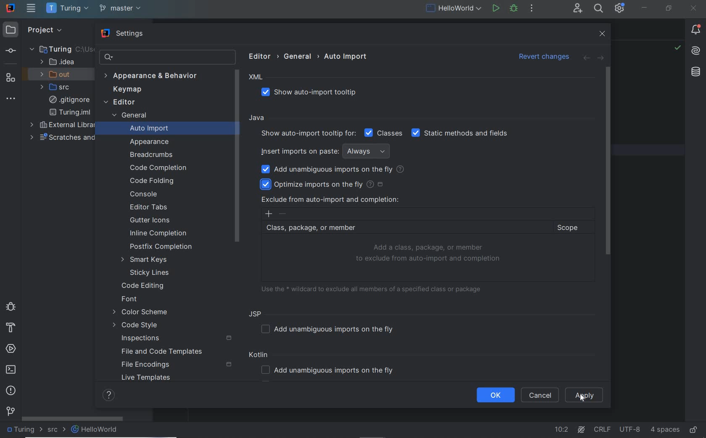  What do you see at coordinates (585, 58) in the screenshot?
I see `back` at bounding box center [585, 58].